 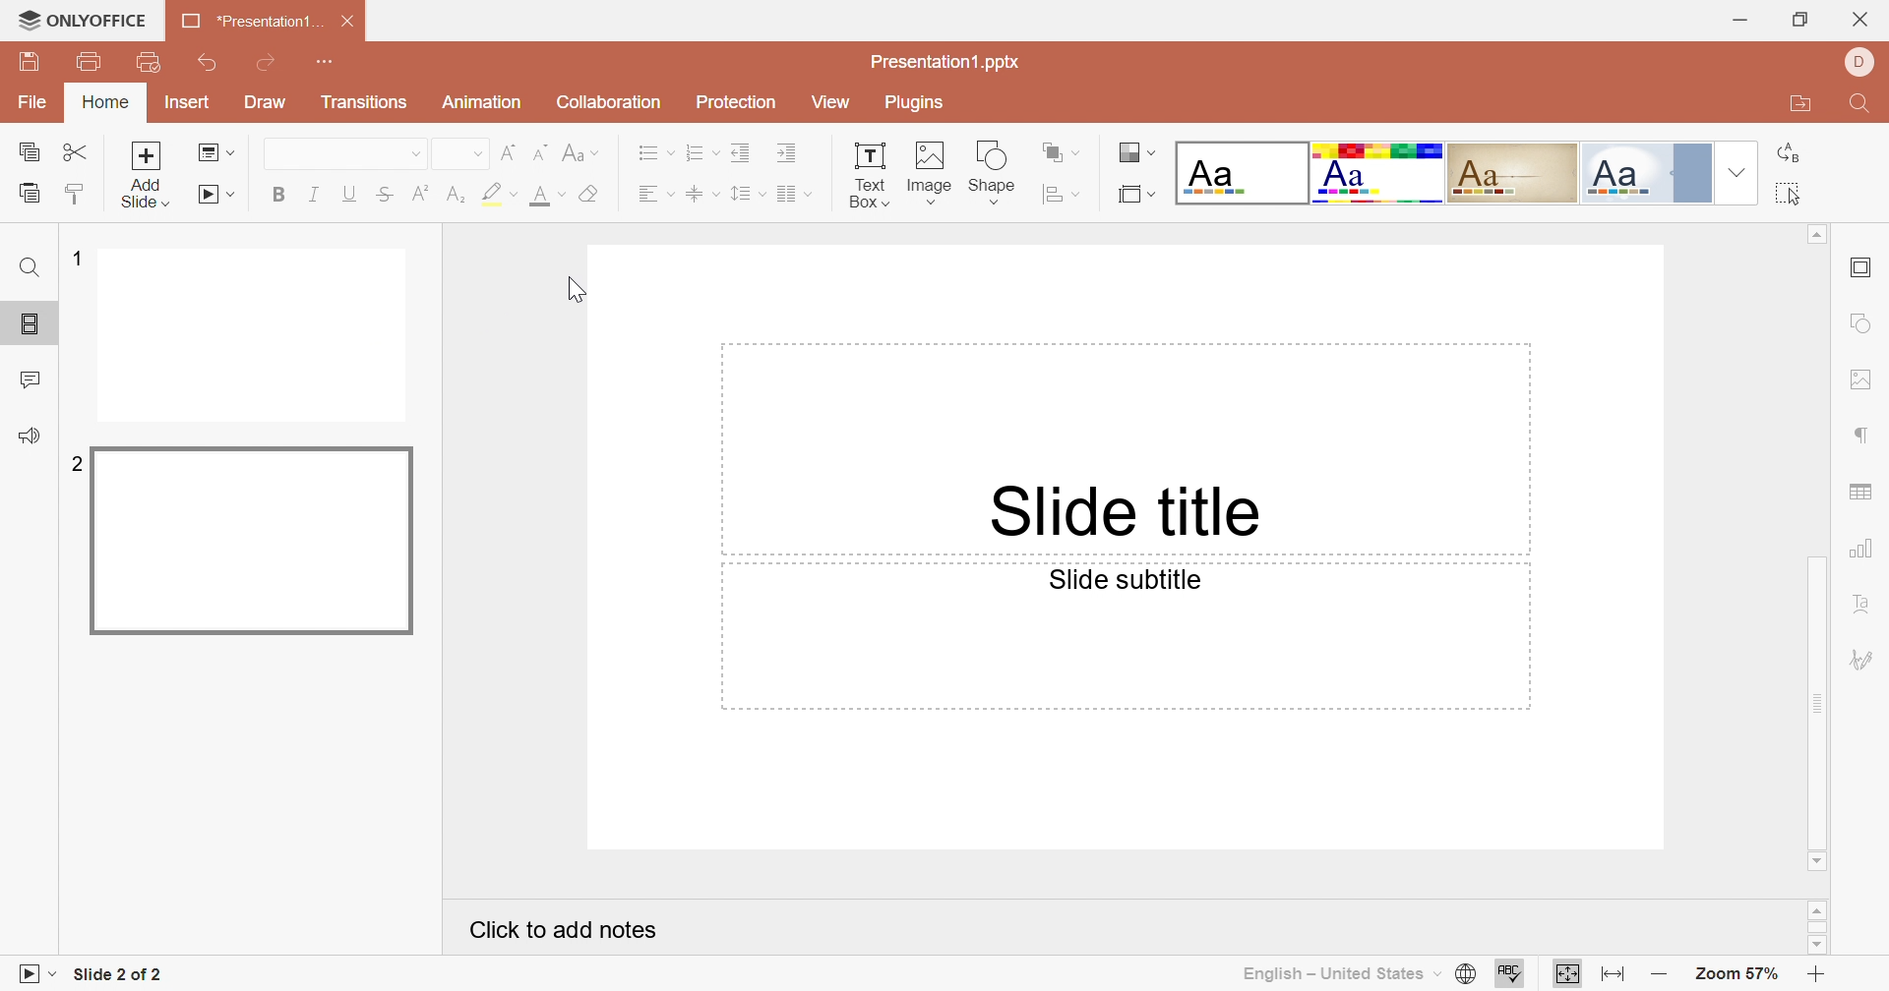 I want to click on English - United States, so click(x=1347, y=974).